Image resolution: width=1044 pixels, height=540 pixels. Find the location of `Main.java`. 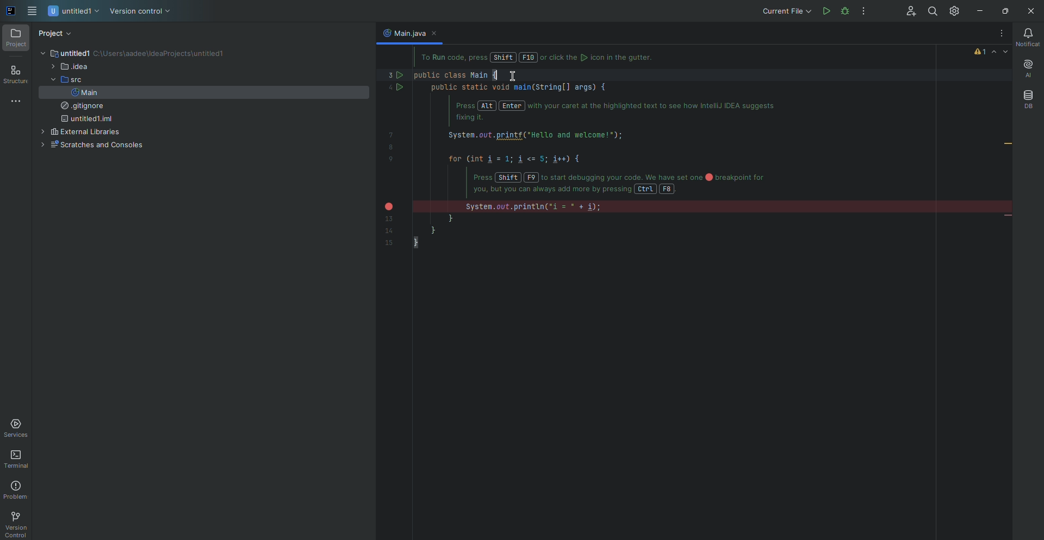

Main.java is located at coordinates (402, 33).